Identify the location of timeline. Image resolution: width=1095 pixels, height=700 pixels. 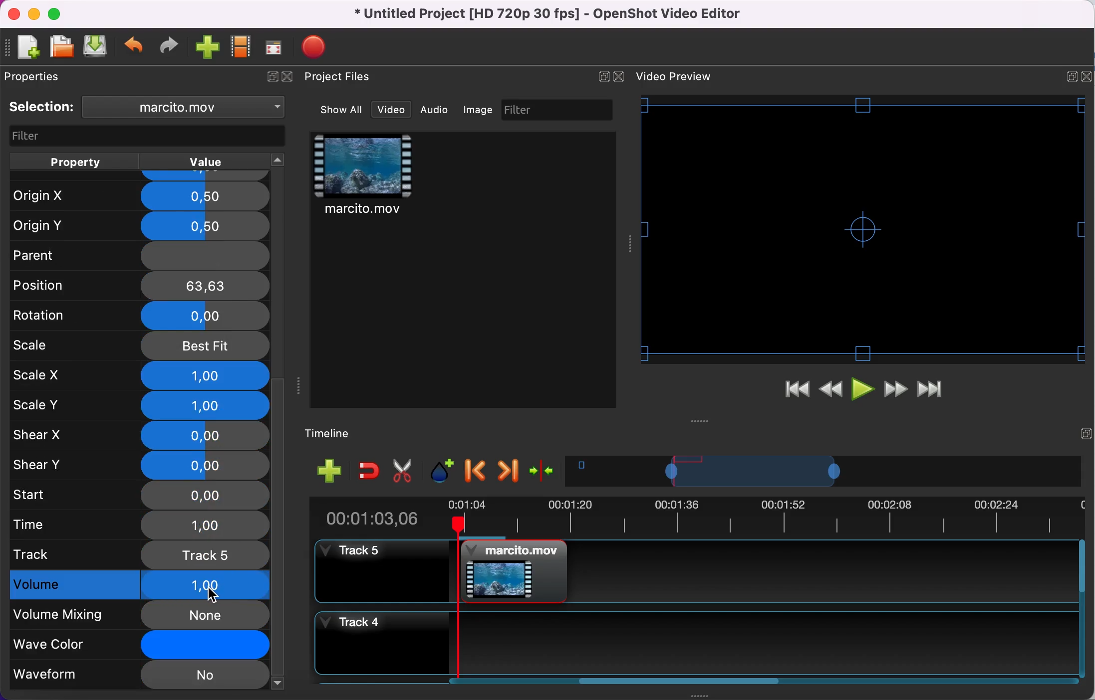
(335, 434).